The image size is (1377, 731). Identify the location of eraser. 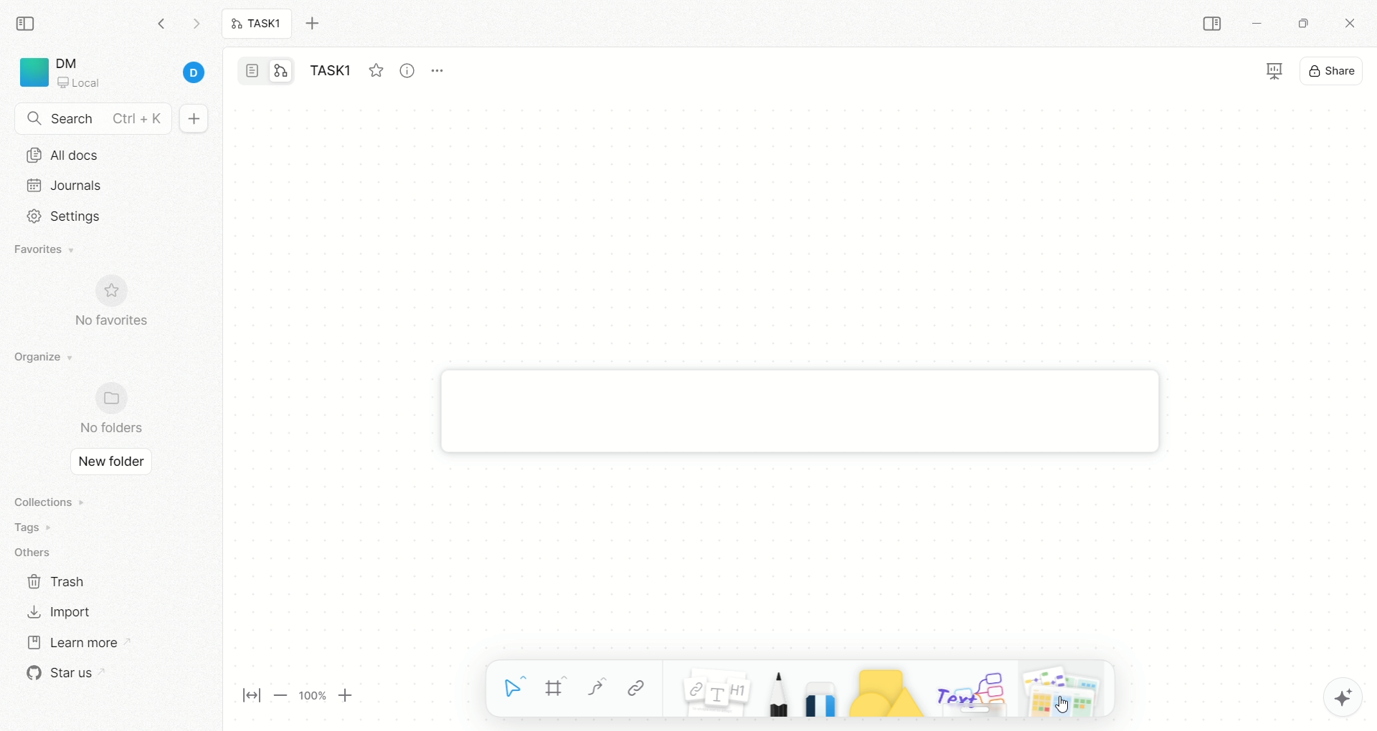
(816, 688).